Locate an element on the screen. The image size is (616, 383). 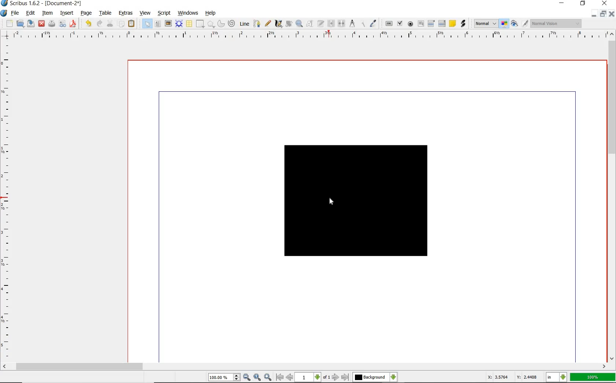
go to first page is located at coordinates (279, 378).